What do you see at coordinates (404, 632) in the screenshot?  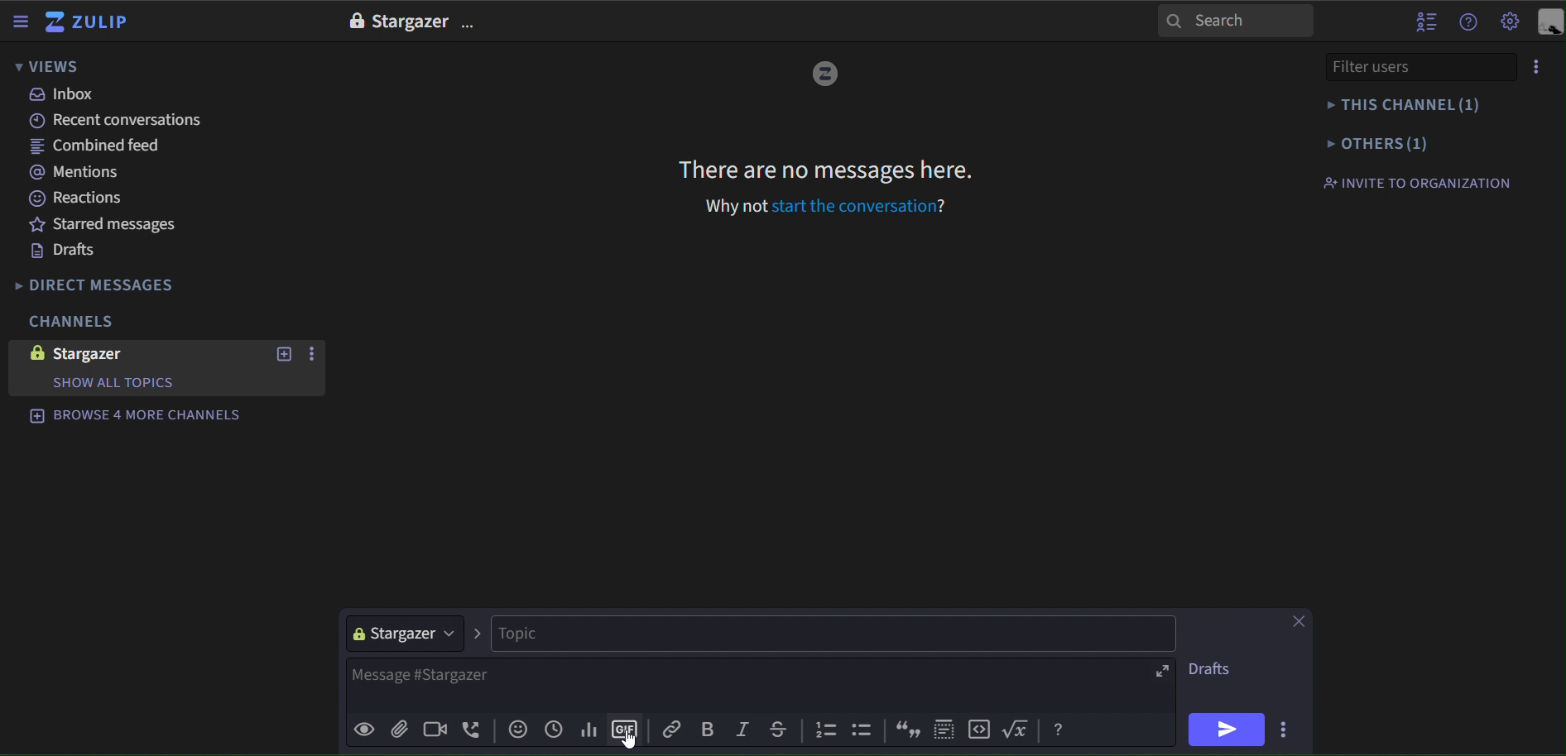 I see `stargazer` at bounding box center [404, 632].